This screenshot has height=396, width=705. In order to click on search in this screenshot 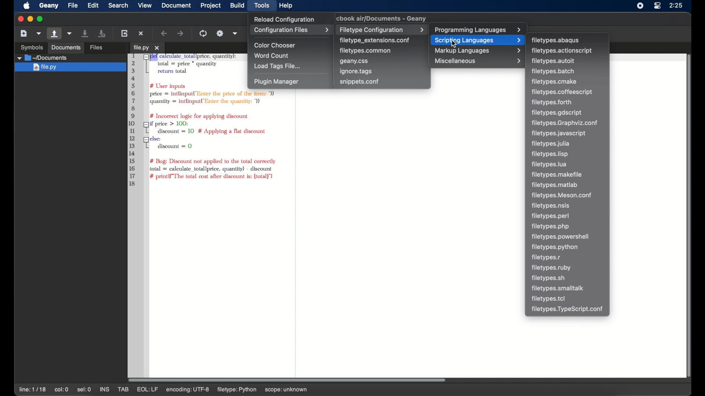, I will do `click(118, 5)`.